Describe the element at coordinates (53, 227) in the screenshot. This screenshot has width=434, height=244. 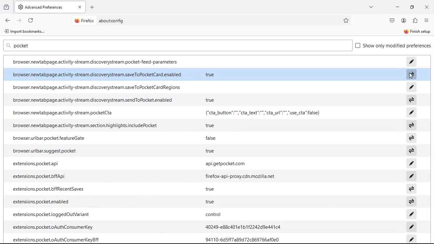
I see `‘extensions.pocket.oAuthConsumerKey` at that location.